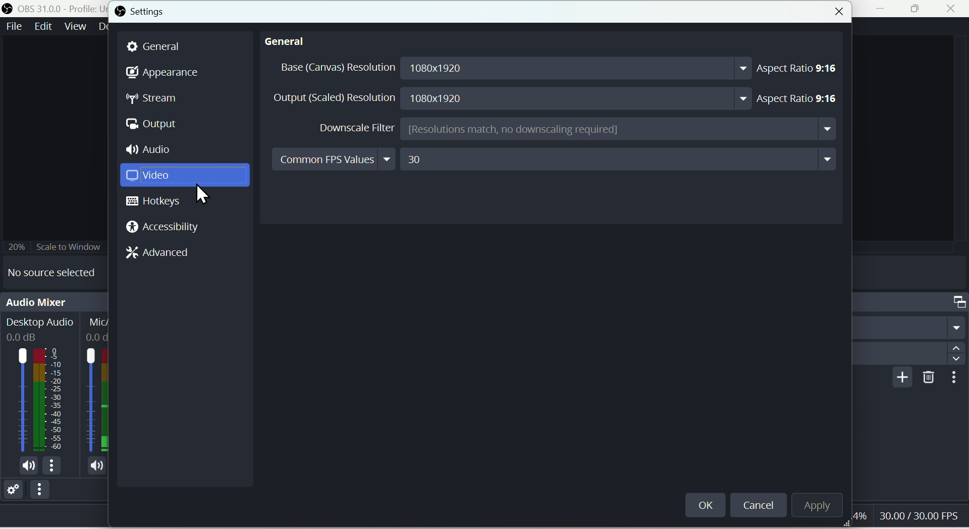  Describe the element at coordinates (954, 10) in the screenshot. I see `close` at that location.